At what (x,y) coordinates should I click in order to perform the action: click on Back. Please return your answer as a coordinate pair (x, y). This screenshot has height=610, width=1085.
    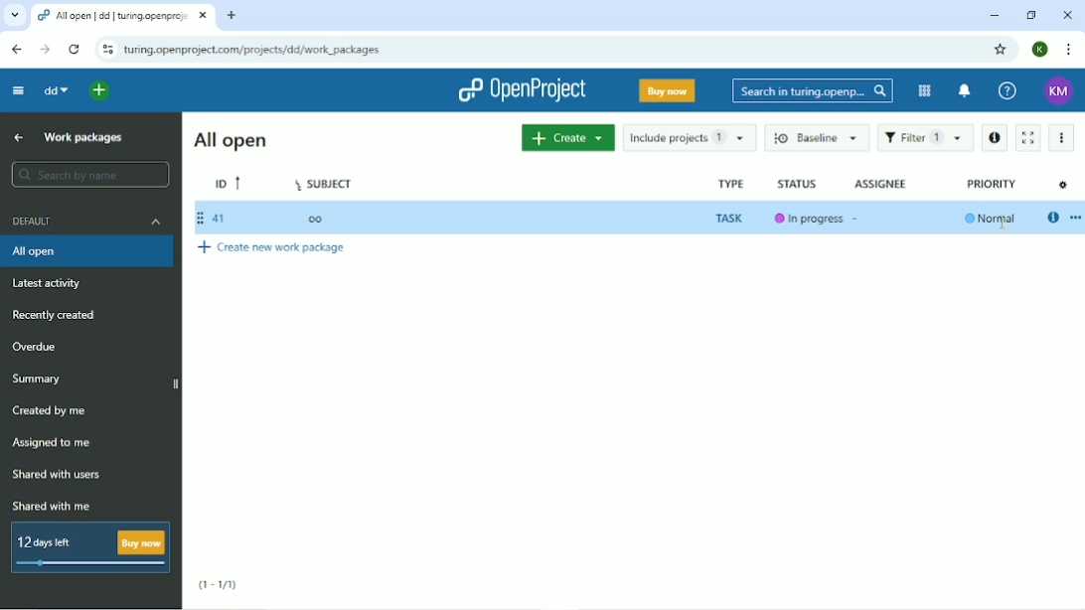
    Looking at the image, I should click on (16, 50).